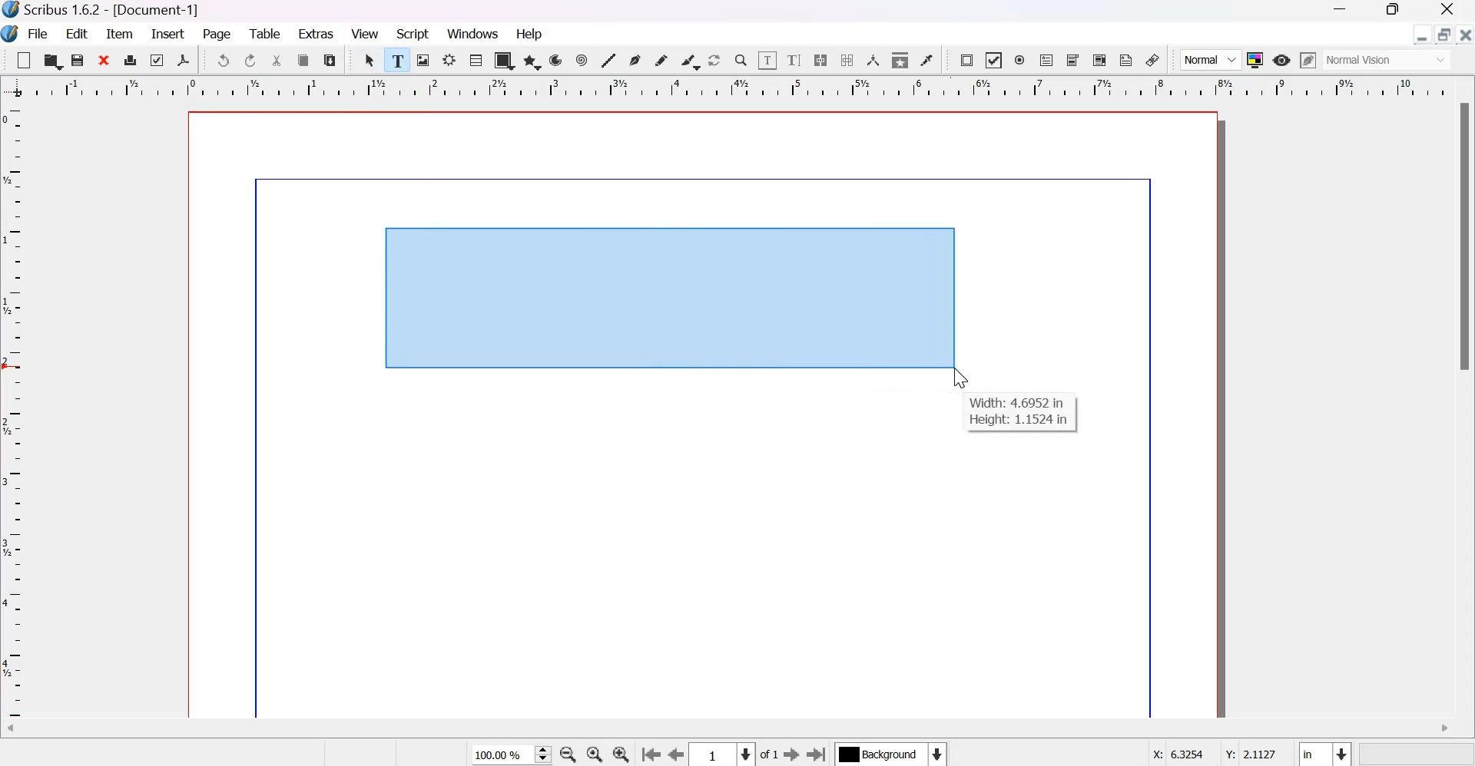 The height and width of the screenshot is (766, 1475). What do you see at coordinates (741, 59) in the screenshot?
I see `` at bounding box center [741, 59].